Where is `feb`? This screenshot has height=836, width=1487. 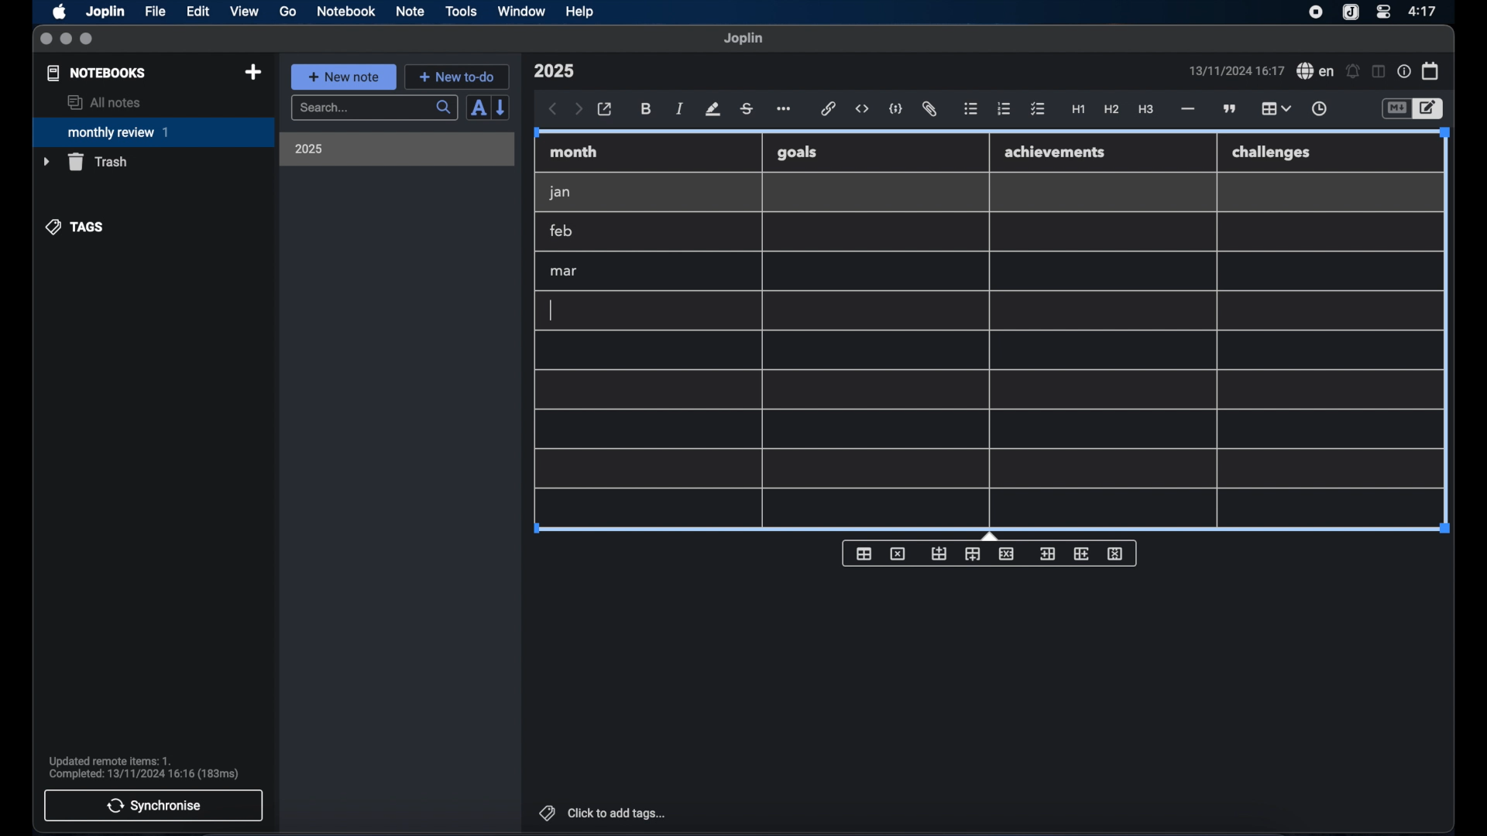 feb is located at coordinates (562, 231).